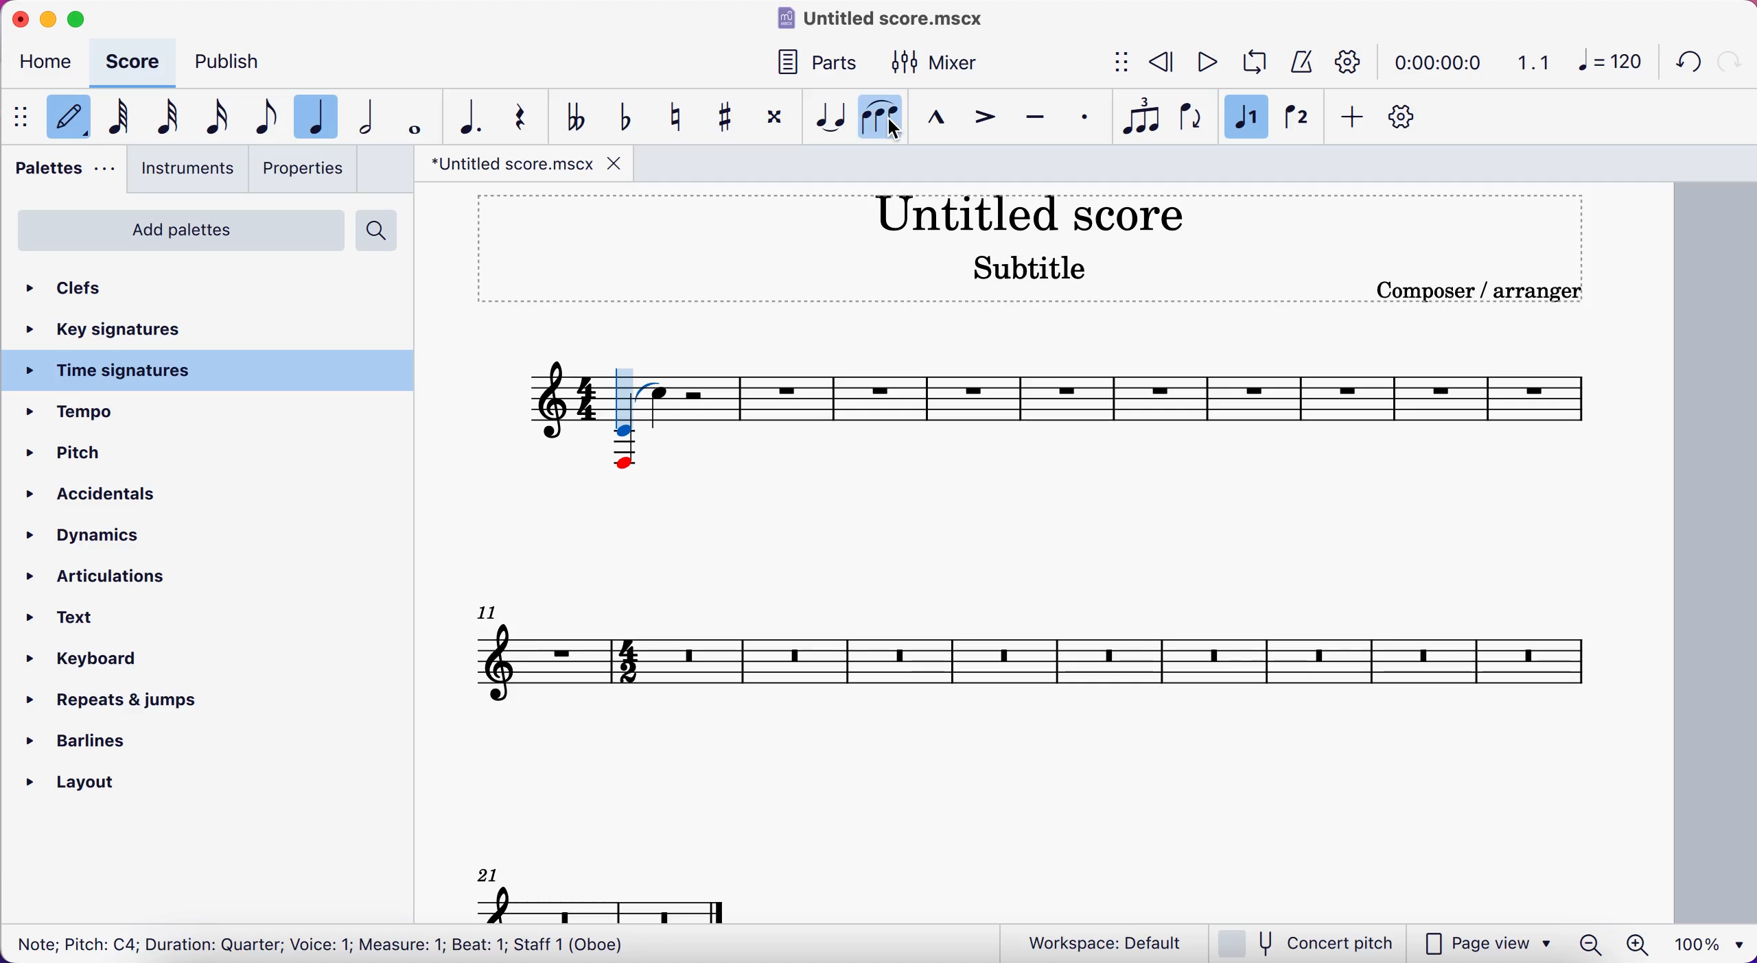 This screenshot has height=963, width=1757. Describe the element at coordinates (1640, 944) in the screenshot. I see `zoom in` at that location.